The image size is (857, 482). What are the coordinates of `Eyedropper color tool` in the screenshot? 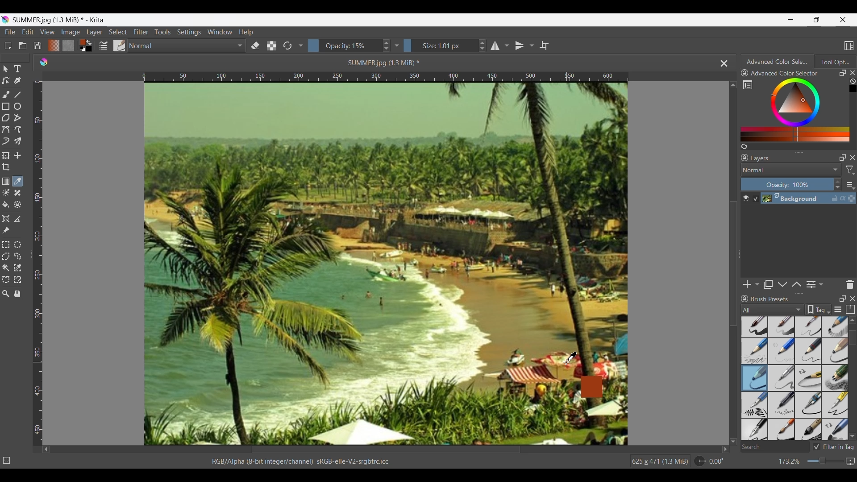 It's located at (17, 181).